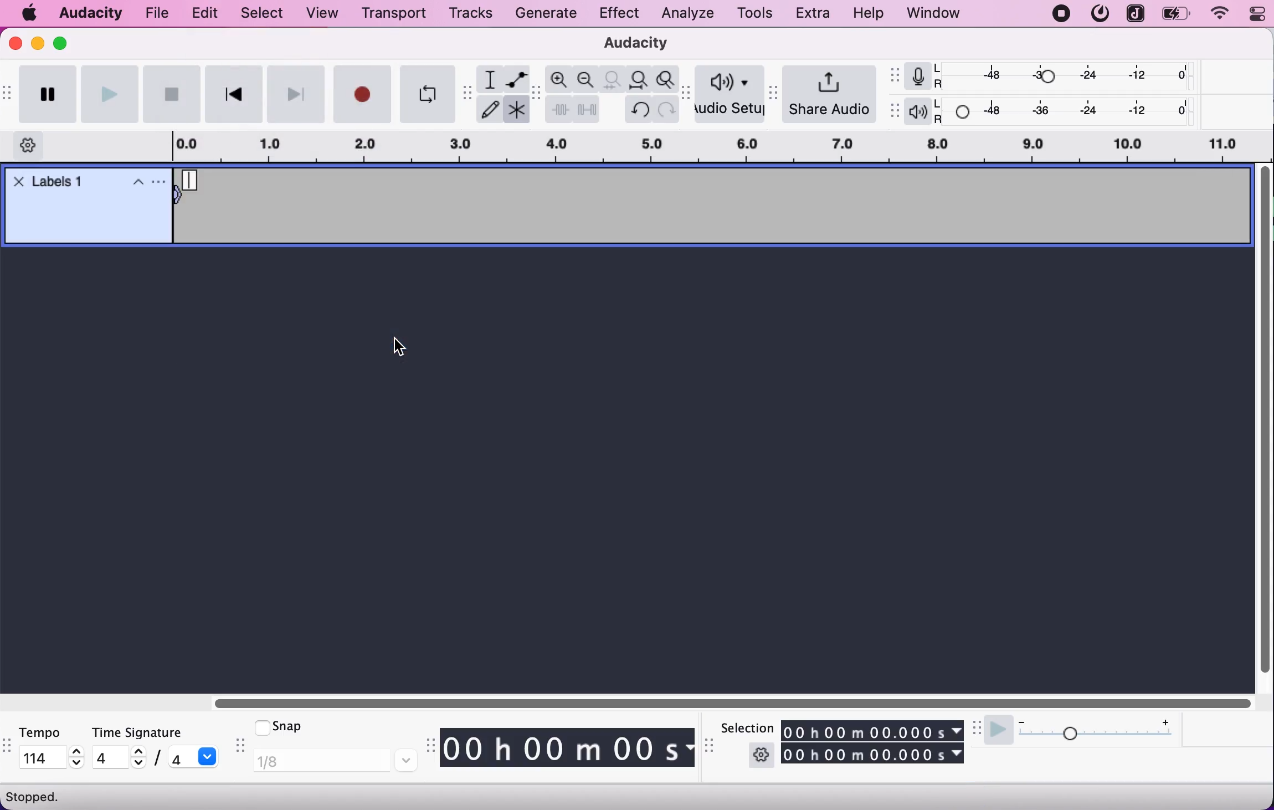  What do you see at coordinates (49, 92) in the screenshot?
I see `pause` at bounding box center [49, 92].